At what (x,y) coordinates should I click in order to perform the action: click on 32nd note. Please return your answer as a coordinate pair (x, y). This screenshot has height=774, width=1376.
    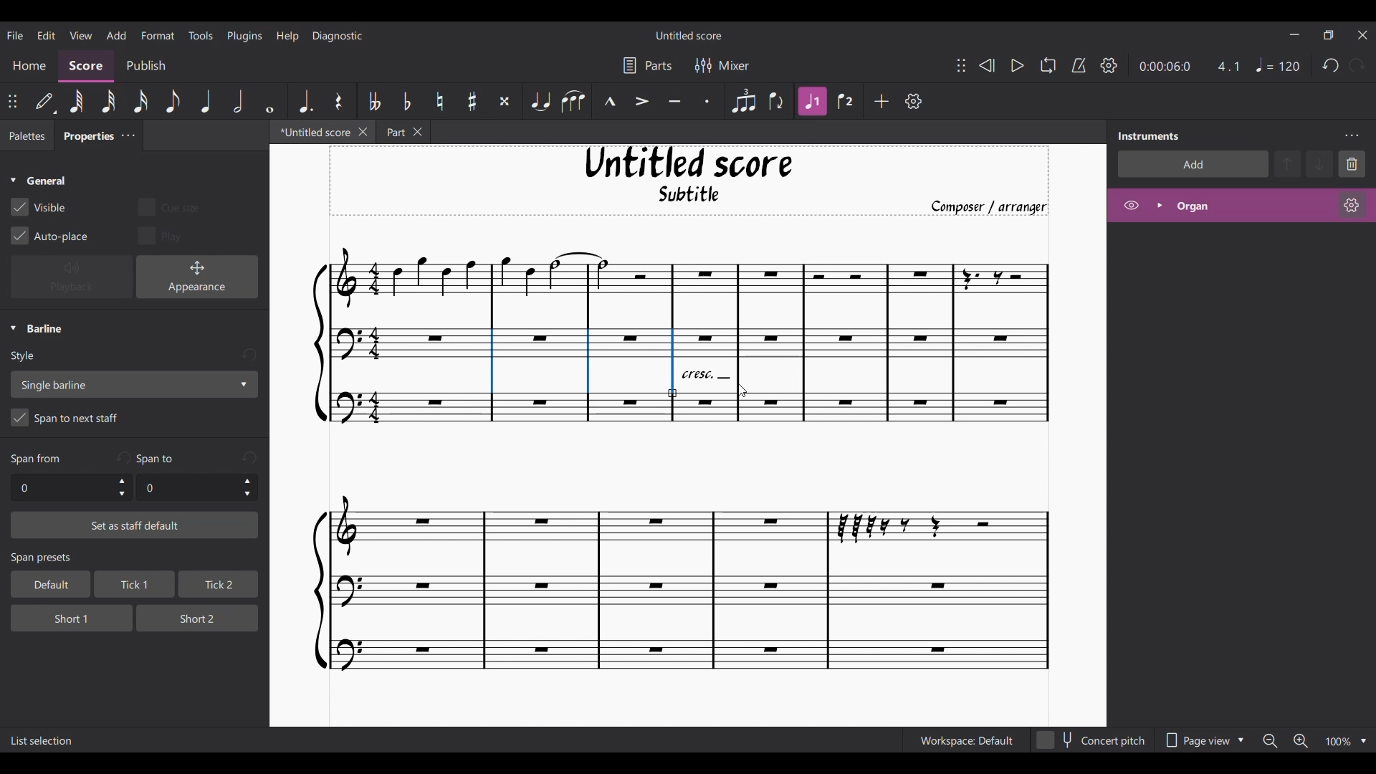
    Looking at the image, I should click on (110, 102).